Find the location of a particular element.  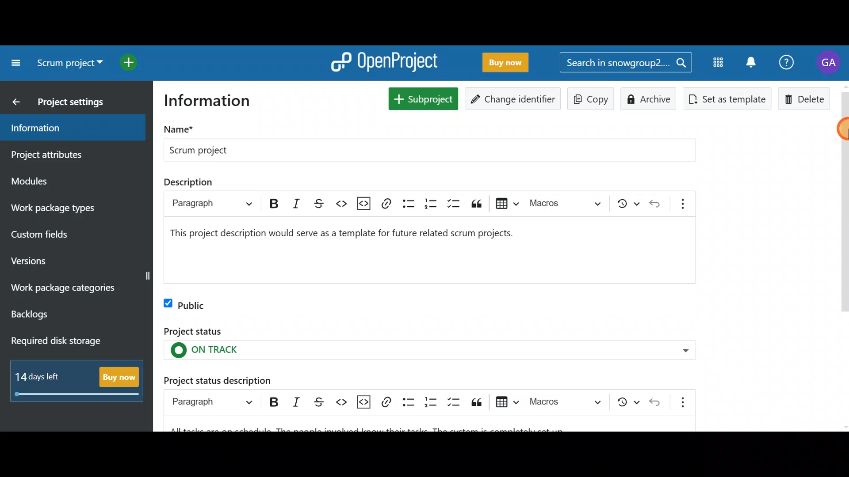

Undo is located at coordinates (655, 401).